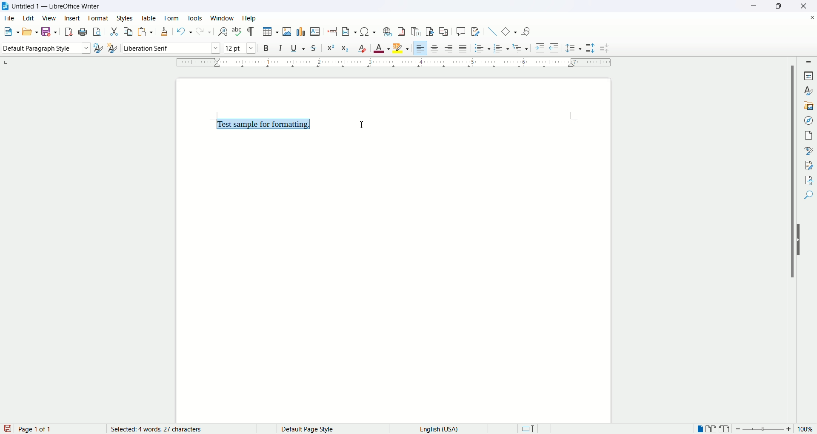  Describe the element at coordinates (808, 180) in the screenshot. I see `accessibility check` at that location.